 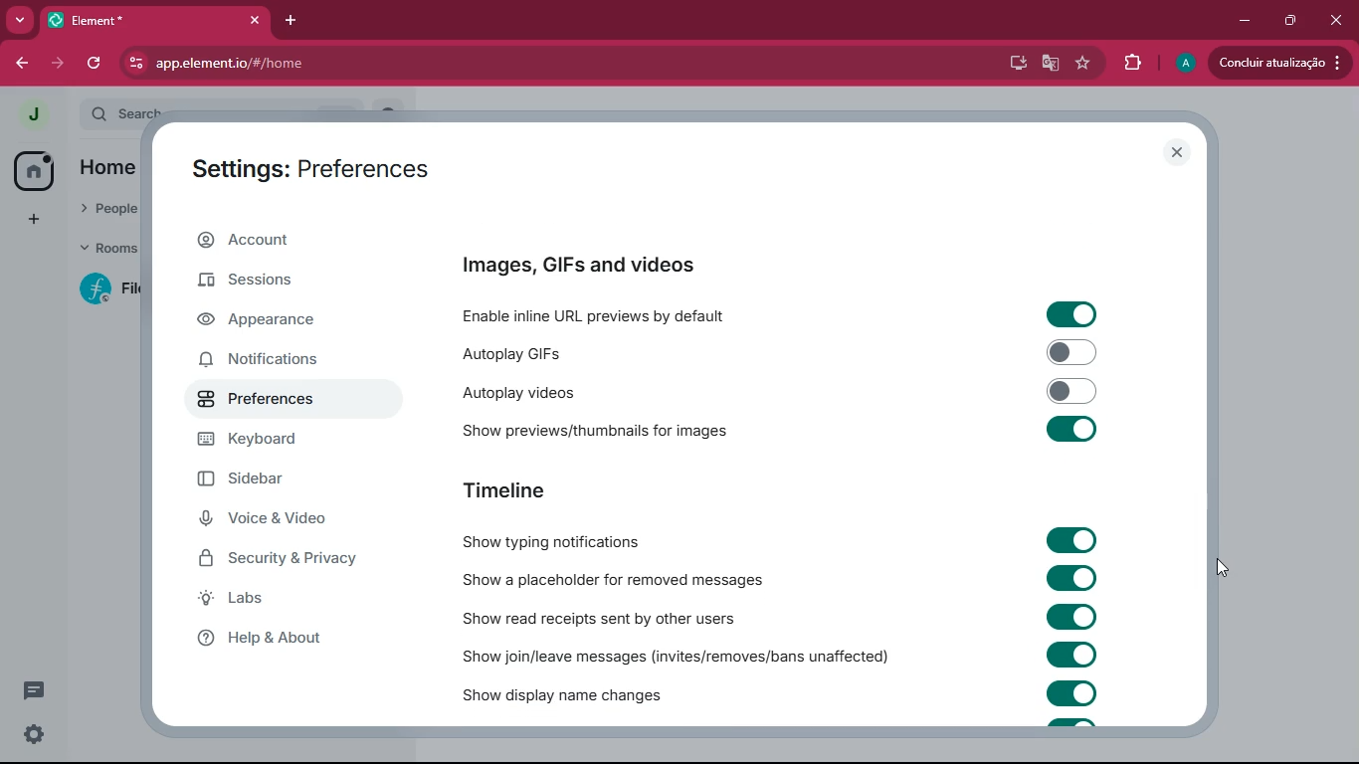 I want to click on toggle on/off, so click(x=1071, y=429).